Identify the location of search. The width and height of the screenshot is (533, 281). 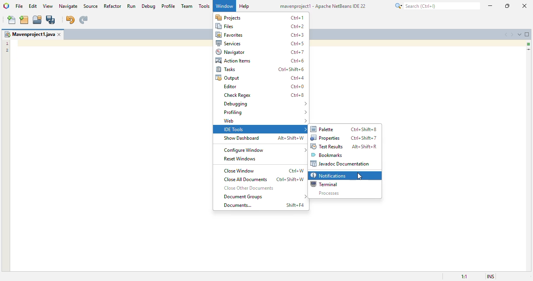
(437, 5).